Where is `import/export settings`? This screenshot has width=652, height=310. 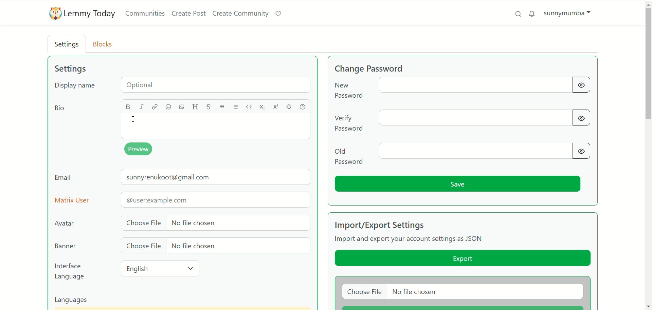 import/export settings is located at coordinates (394, 225).